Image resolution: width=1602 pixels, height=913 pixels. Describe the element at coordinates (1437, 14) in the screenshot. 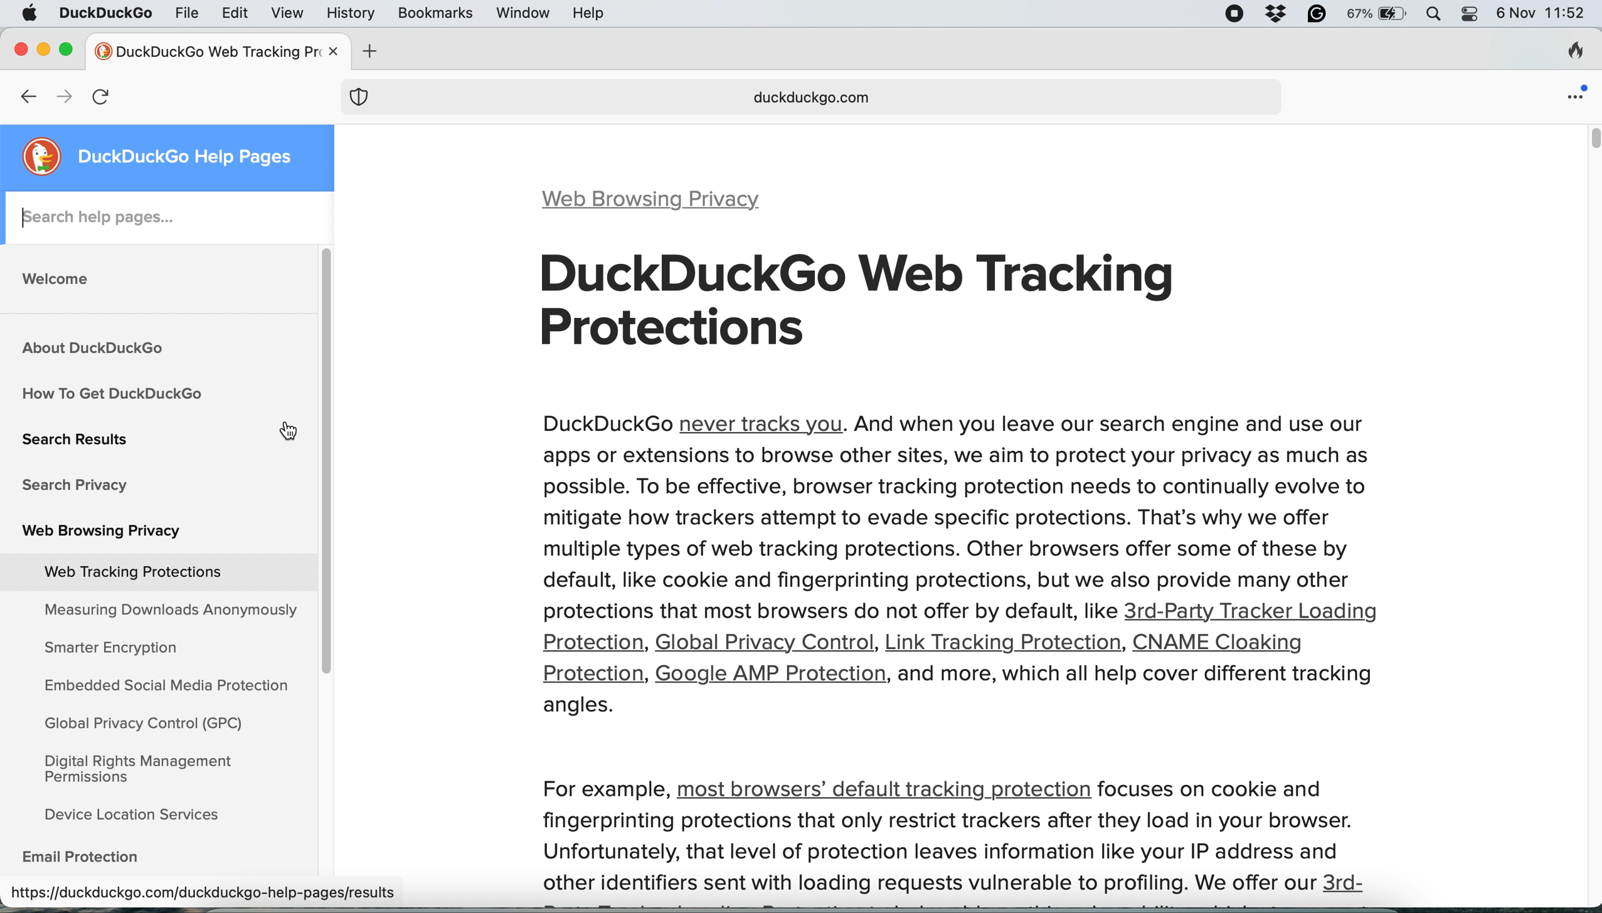

I see `spotlight search` at that location.